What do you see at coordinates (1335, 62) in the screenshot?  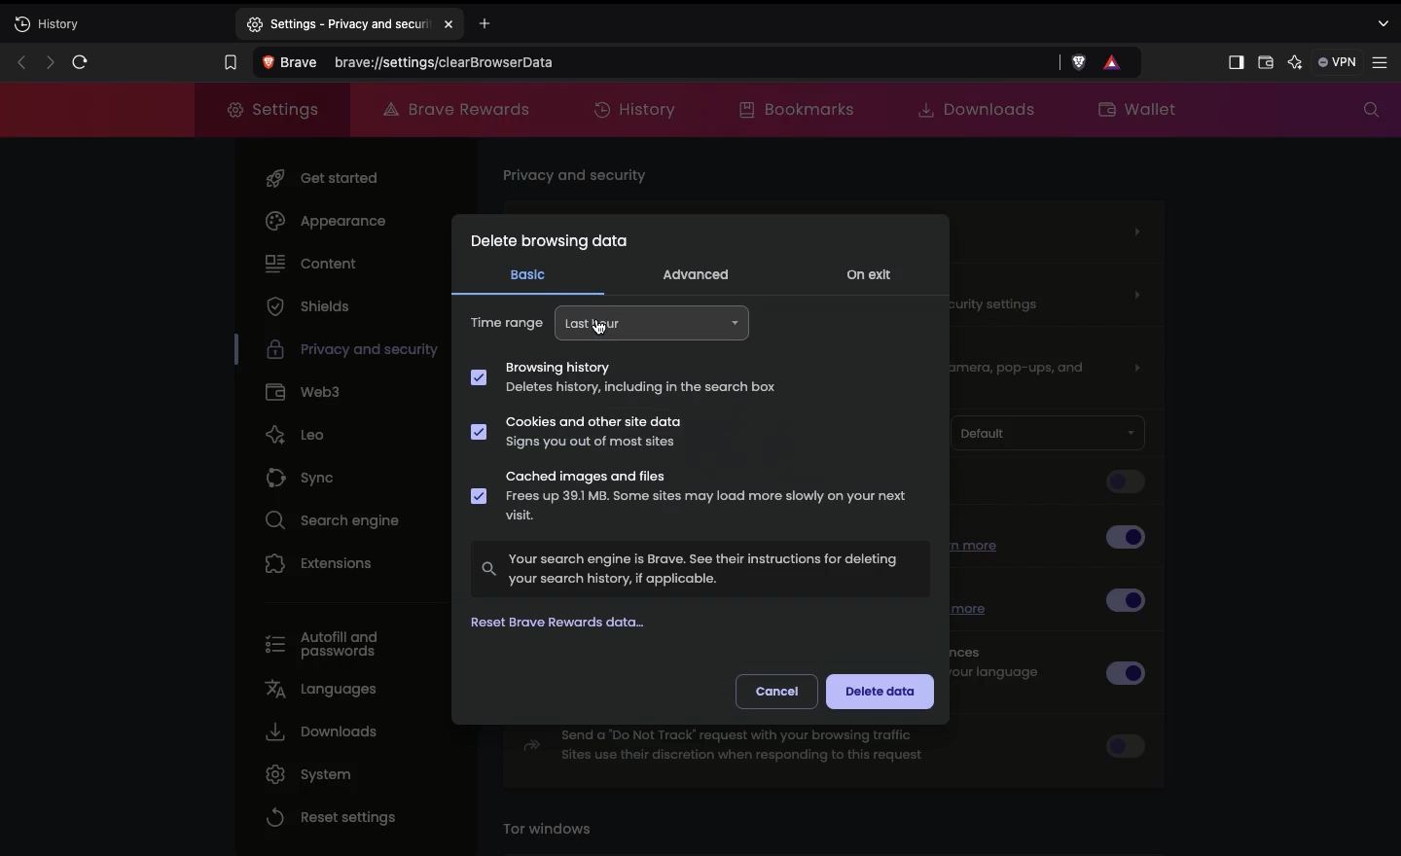 I see `VPN` at bounding box center [1335, 62].